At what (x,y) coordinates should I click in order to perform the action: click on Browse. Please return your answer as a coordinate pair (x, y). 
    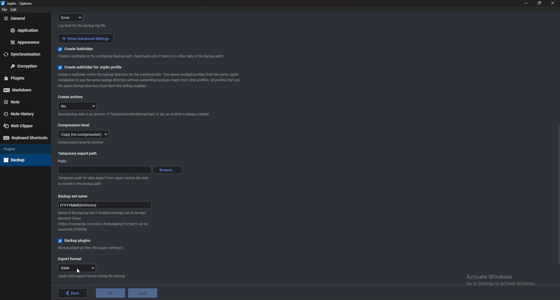
    Looking at the image, I should click on (167, 169).